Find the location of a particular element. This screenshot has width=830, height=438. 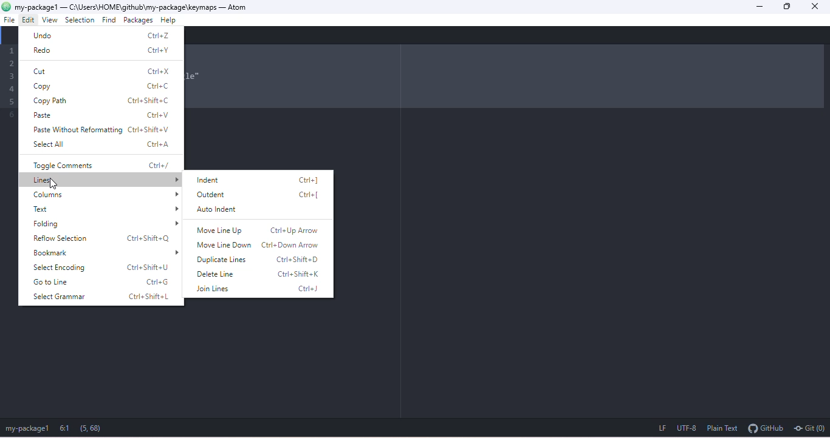

find is located at coordinates (108, 19).